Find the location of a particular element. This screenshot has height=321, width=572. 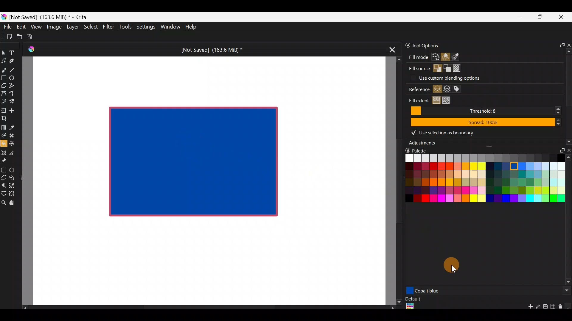

Use custom blending options is located at coordinates (461, 78).